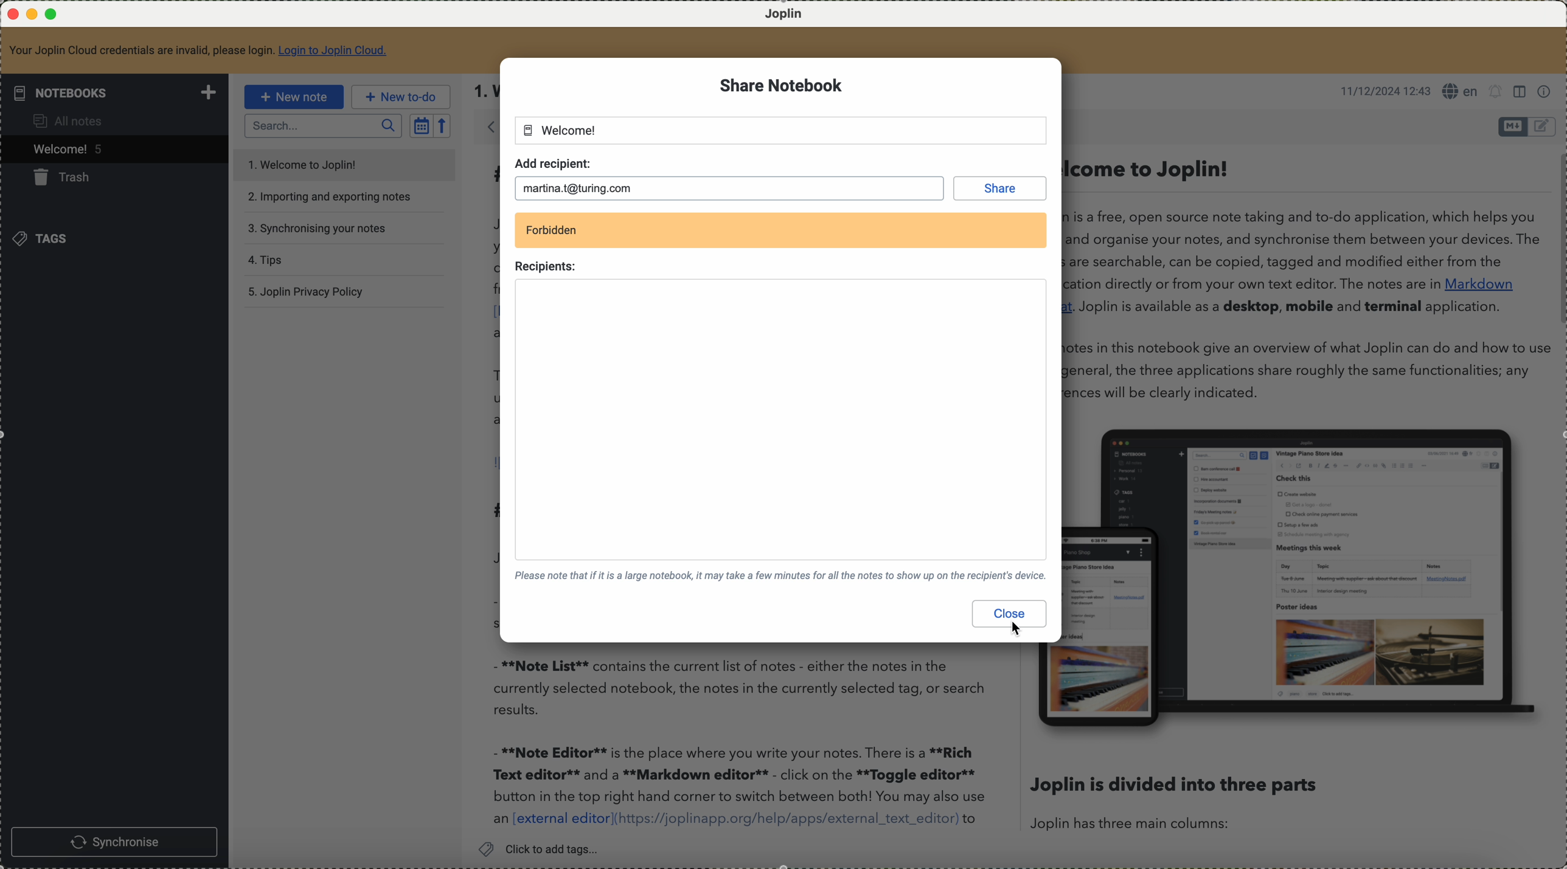 The image size is (1567, 869). What do you see at coordinates (1384, 90) in the screenshot?
I see `date and hour` at bounding box center [1384, 90].